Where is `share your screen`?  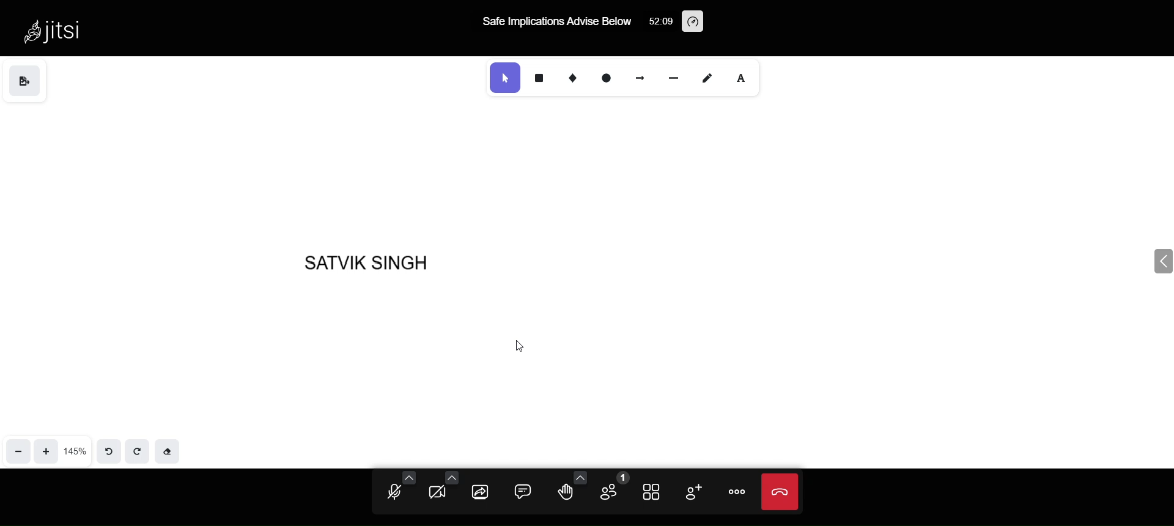
share your screen is located at coordinates (479, 494).